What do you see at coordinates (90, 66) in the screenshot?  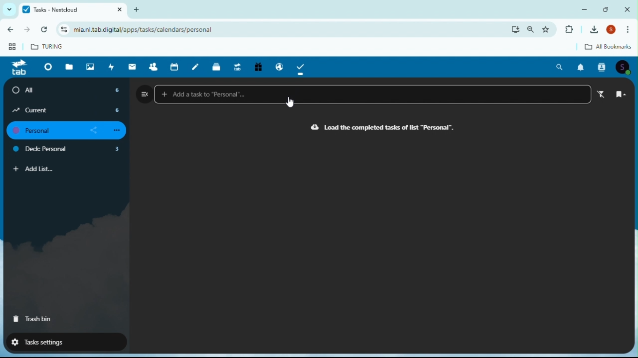 I see `Photos` at bounding box center [90, 66].